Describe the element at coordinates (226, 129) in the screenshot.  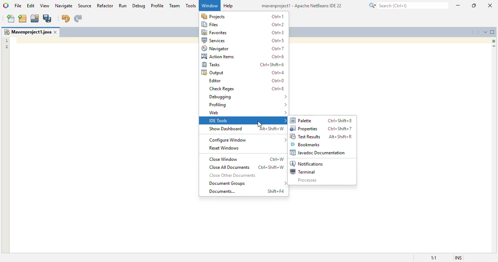
I see `show dashboard` at that location.